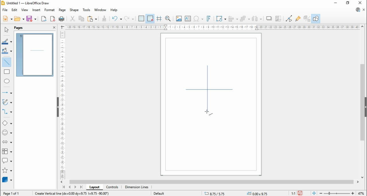 This screenshot has width=367, height=196. I want to click on line color, so click(7, 42).